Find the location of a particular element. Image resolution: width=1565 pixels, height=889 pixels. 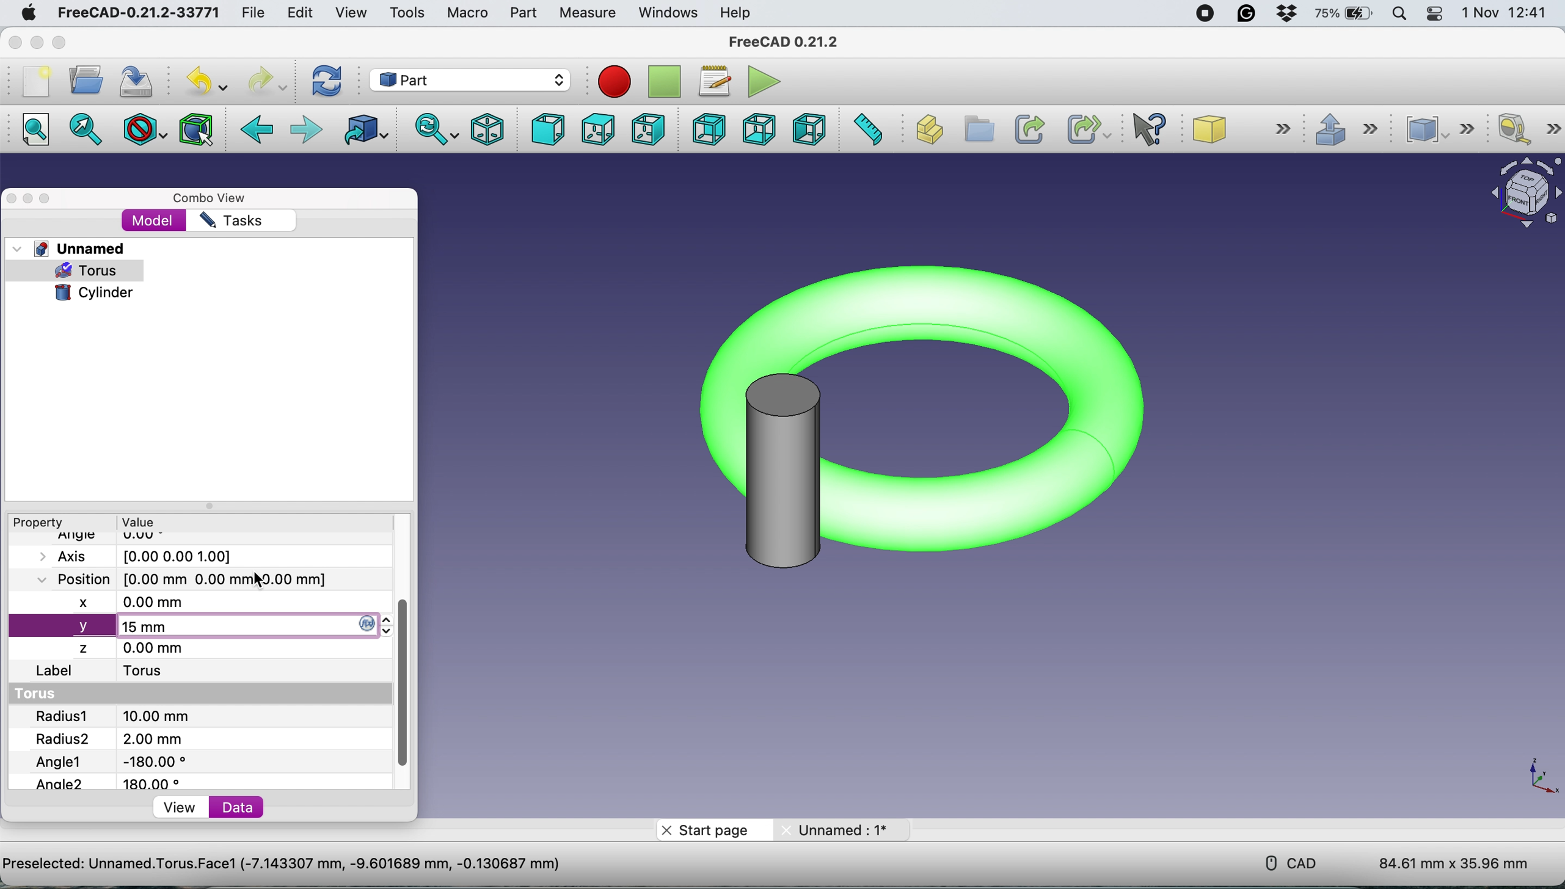

top is located at coordinates (598, 131).